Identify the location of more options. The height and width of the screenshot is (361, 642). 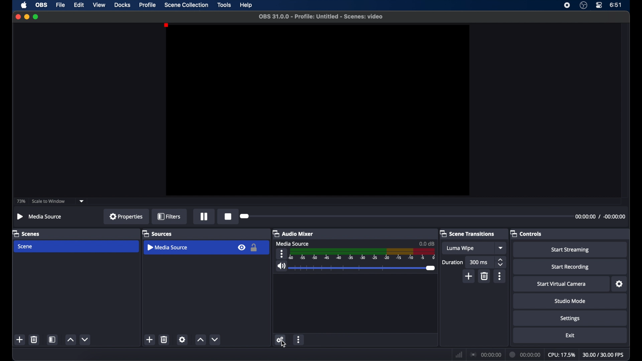
(282, 254).